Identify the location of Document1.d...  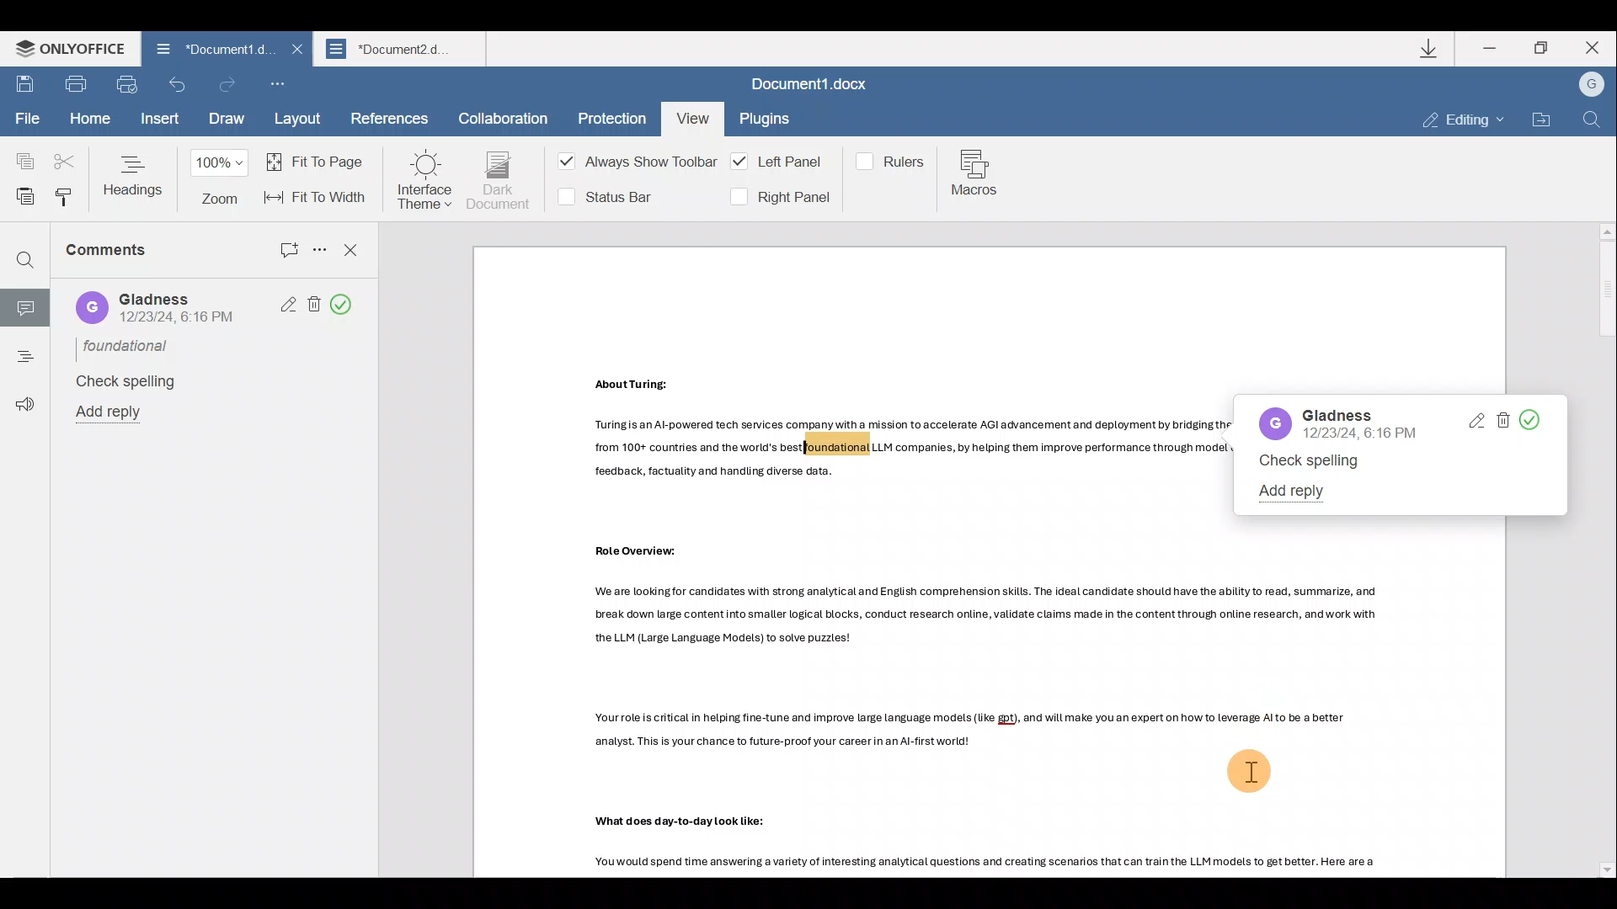
(203, 51).